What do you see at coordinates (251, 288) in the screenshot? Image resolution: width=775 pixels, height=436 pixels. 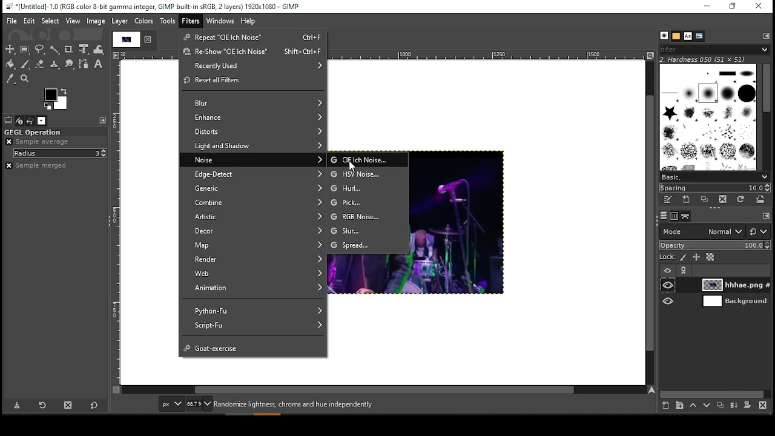 I see `animation` at bounding box center [251, 288].